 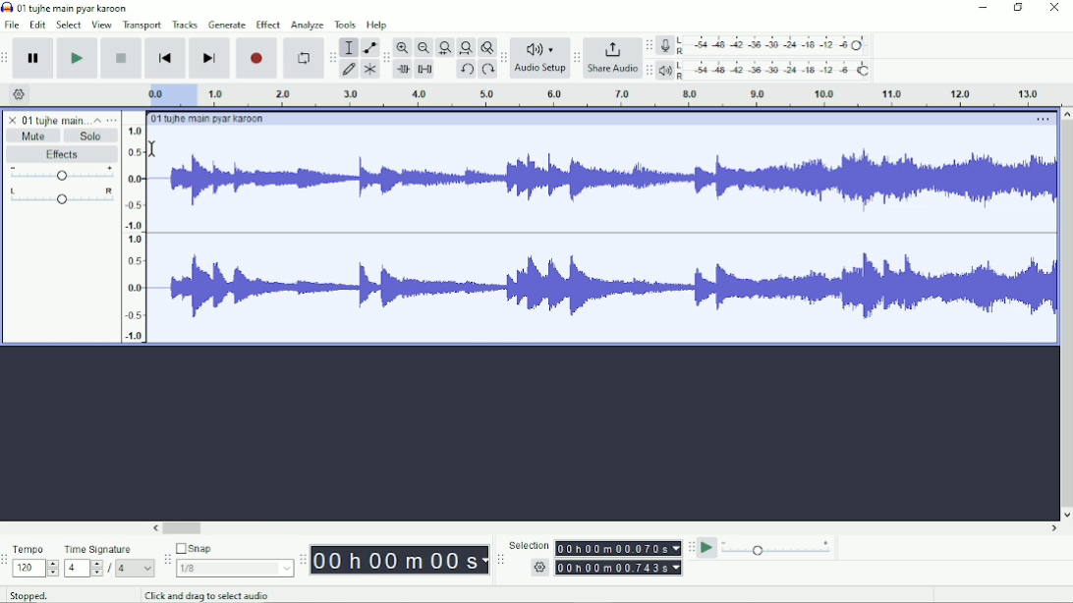 I want to click on Mute, so click(x=34, y=136).